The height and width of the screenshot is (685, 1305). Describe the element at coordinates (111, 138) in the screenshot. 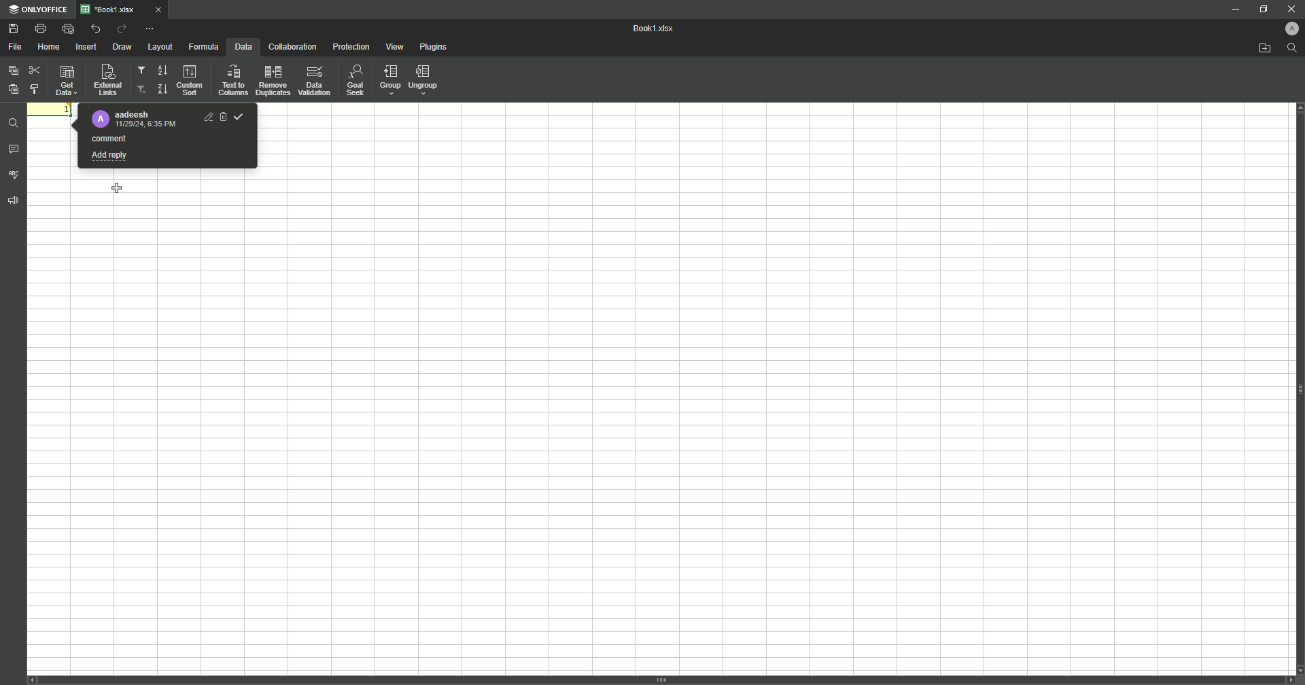

I see `comment` at that location.